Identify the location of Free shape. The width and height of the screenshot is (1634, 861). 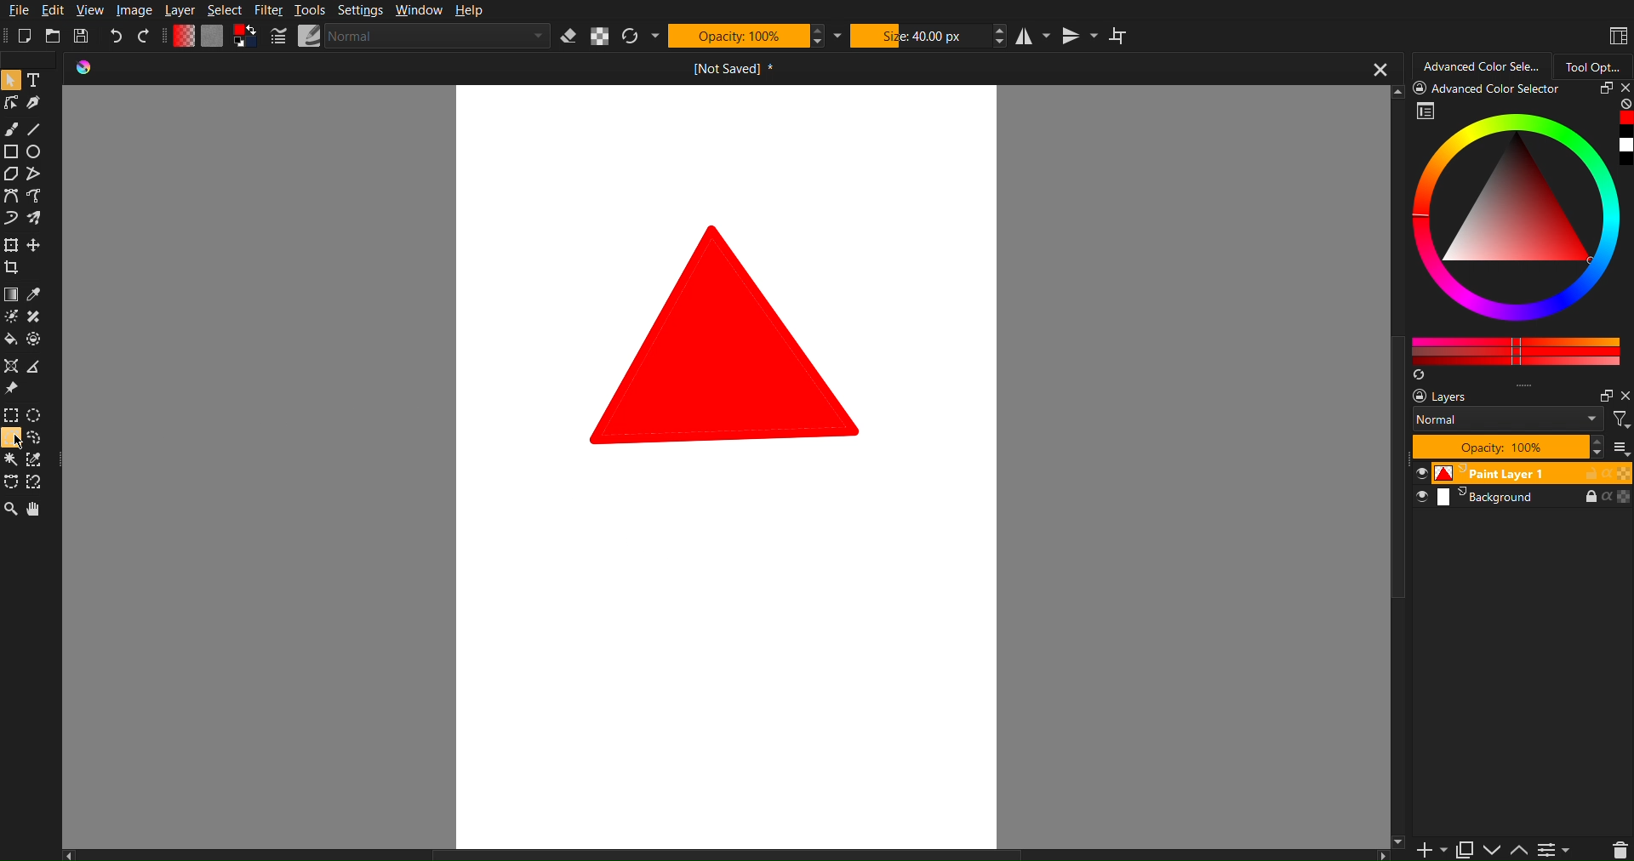
(32, 174).